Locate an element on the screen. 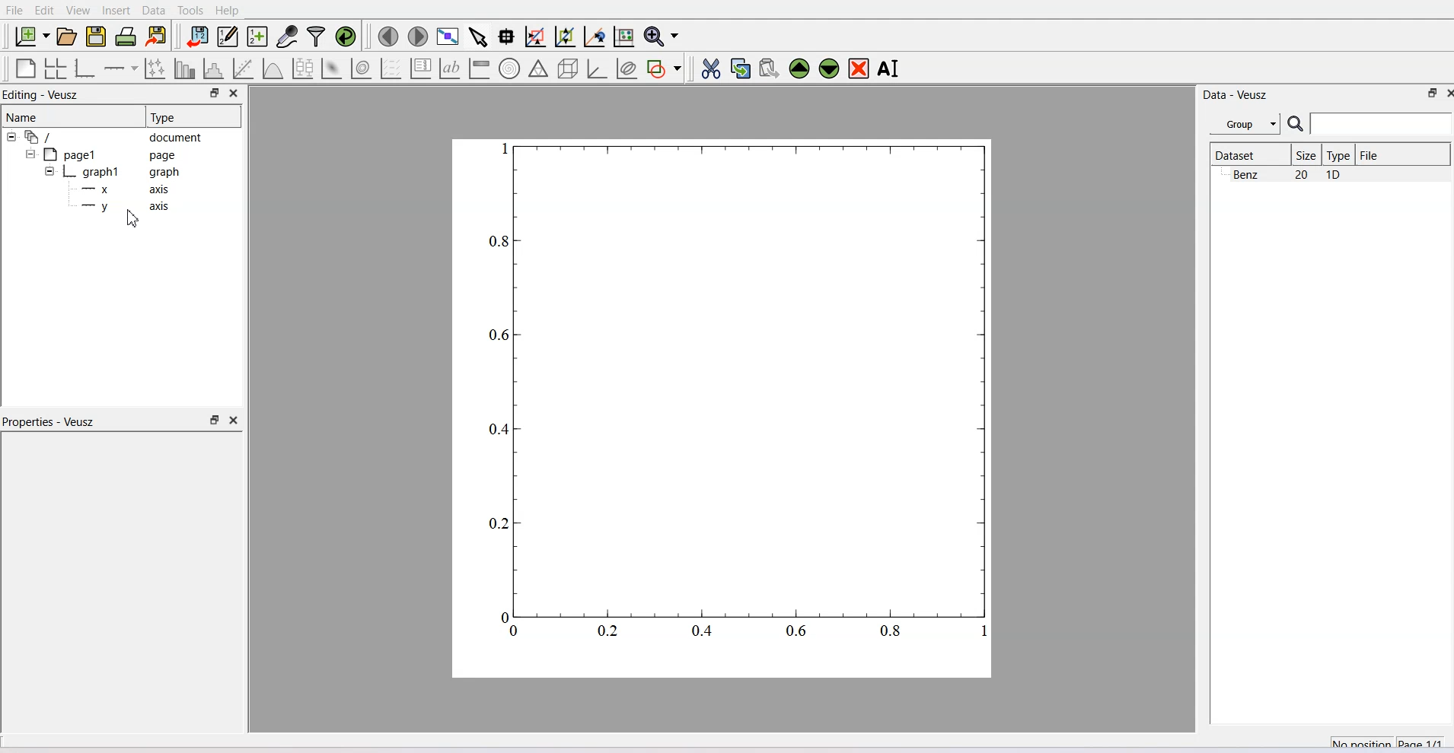 This screenshot has width=1454, height=753. Collapse is located at coordinates (13, 137).